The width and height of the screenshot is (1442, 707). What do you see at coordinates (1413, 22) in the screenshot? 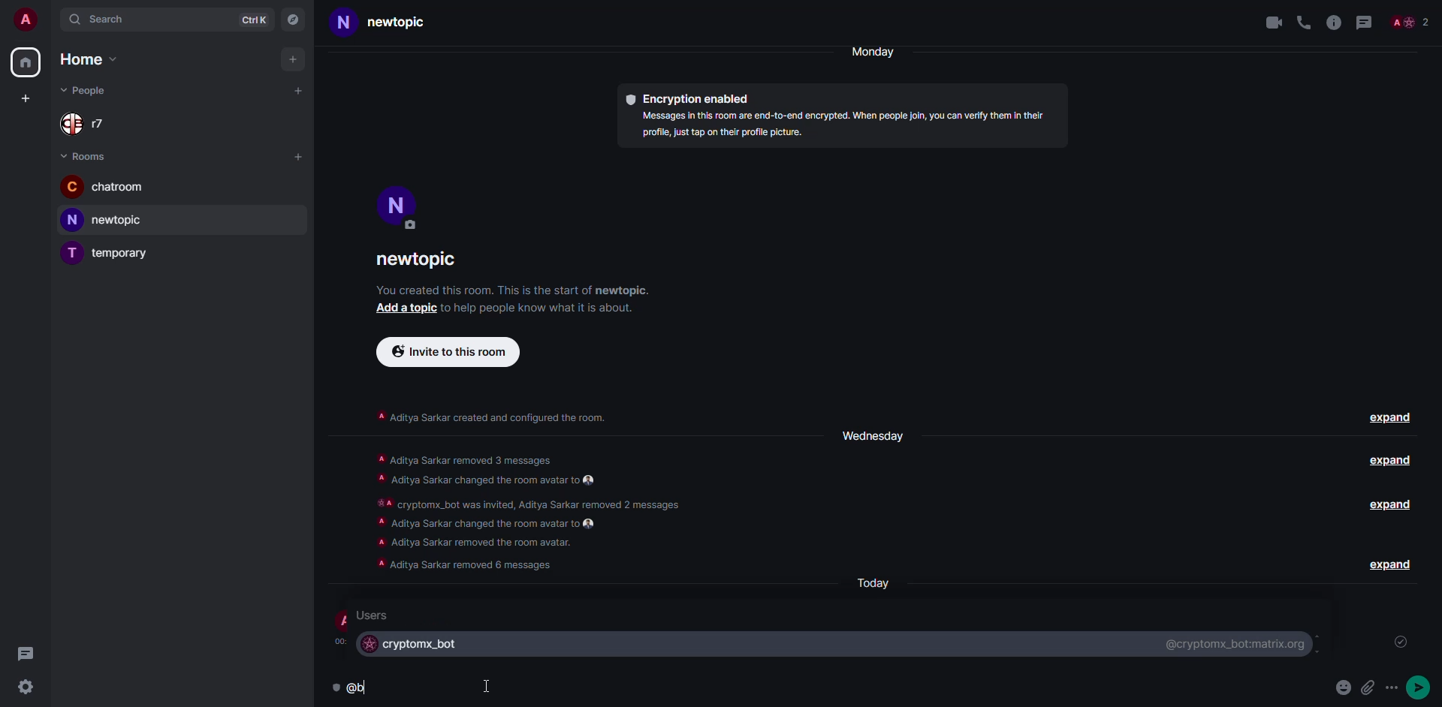
I see `people` at bounding box center [1413, 22].